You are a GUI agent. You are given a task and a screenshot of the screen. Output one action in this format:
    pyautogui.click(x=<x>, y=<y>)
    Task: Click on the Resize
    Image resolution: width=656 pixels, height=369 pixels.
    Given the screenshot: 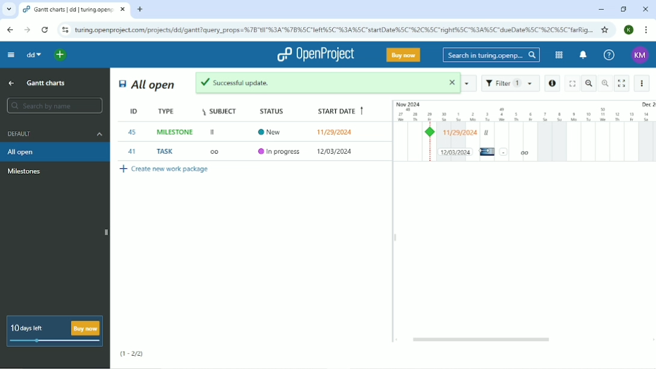 What is the action you would take?
    pyautogui.click(x=395, y=237)
    